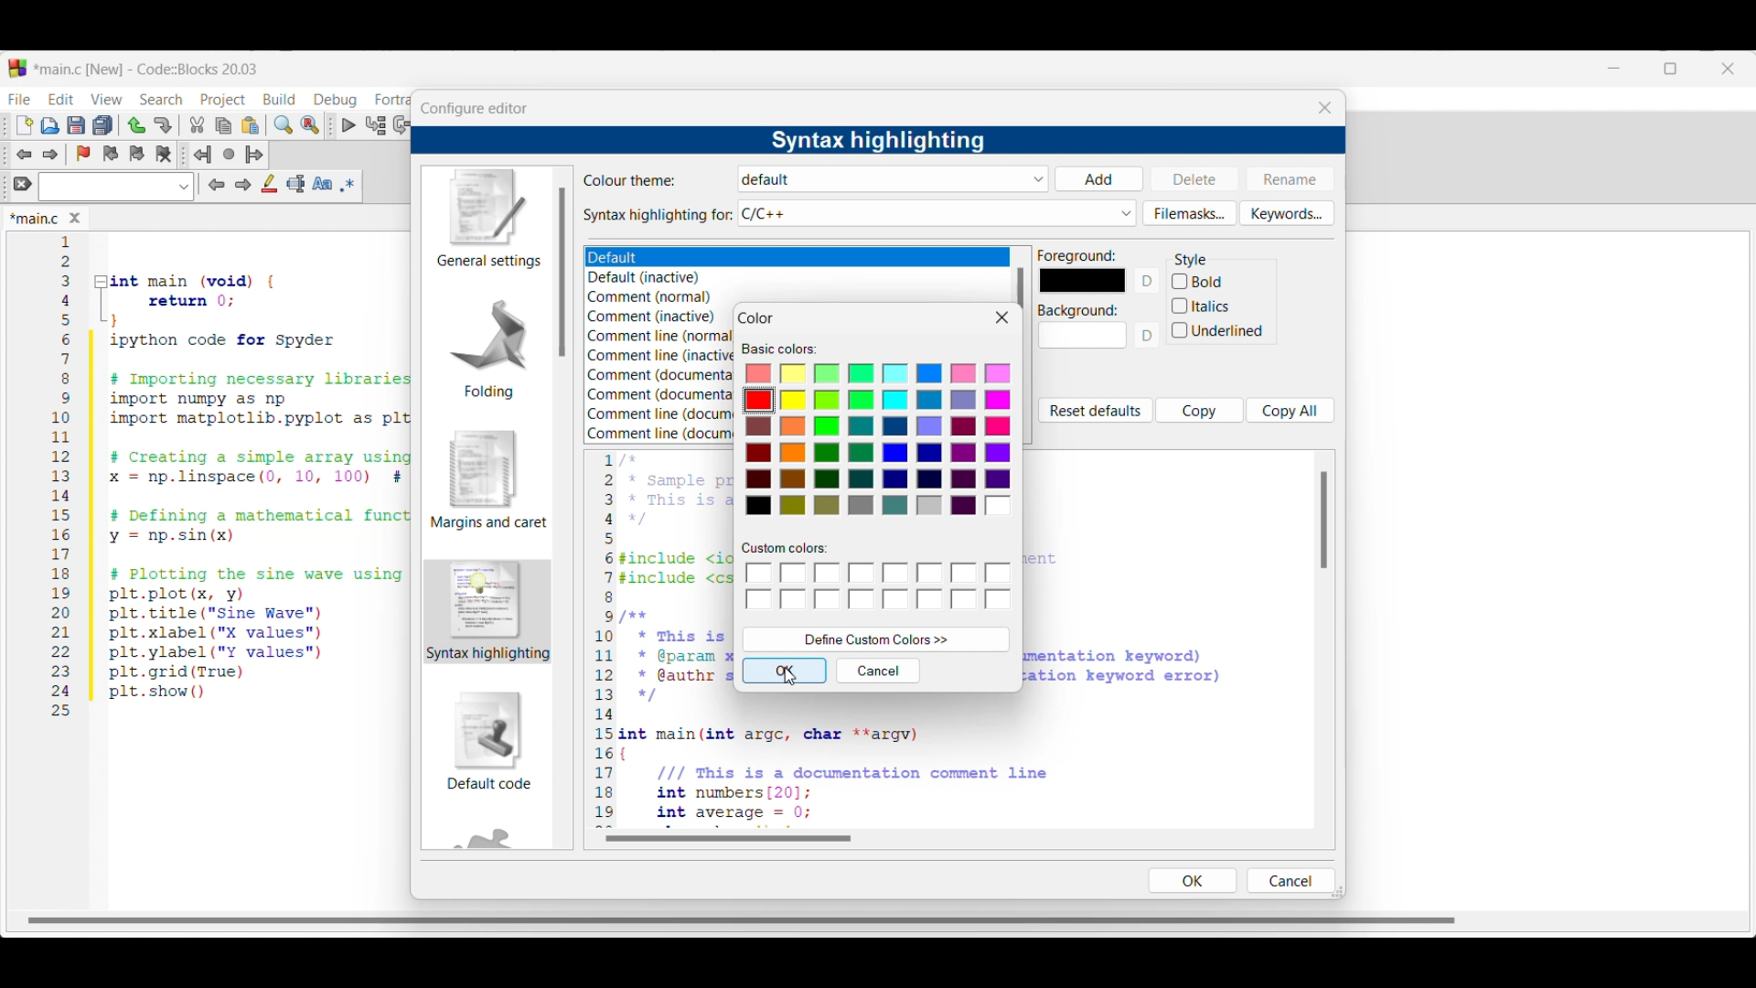 This screenshot has height=988, width=1756. I want to click on Redo, so click(163, 125).